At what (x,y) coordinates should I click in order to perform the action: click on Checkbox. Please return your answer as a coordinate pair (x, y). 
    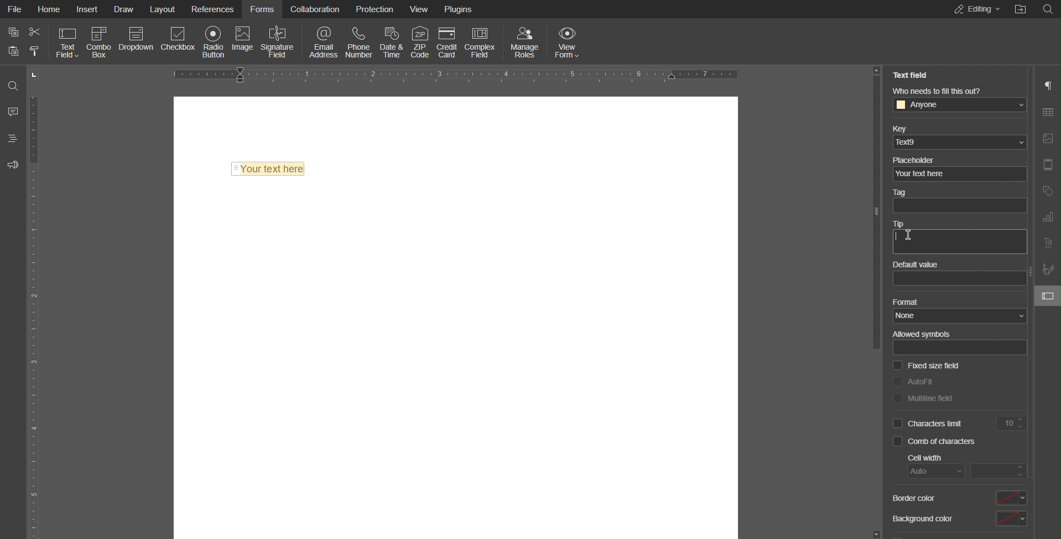
    Looking at the image, I should click on (179, 42).